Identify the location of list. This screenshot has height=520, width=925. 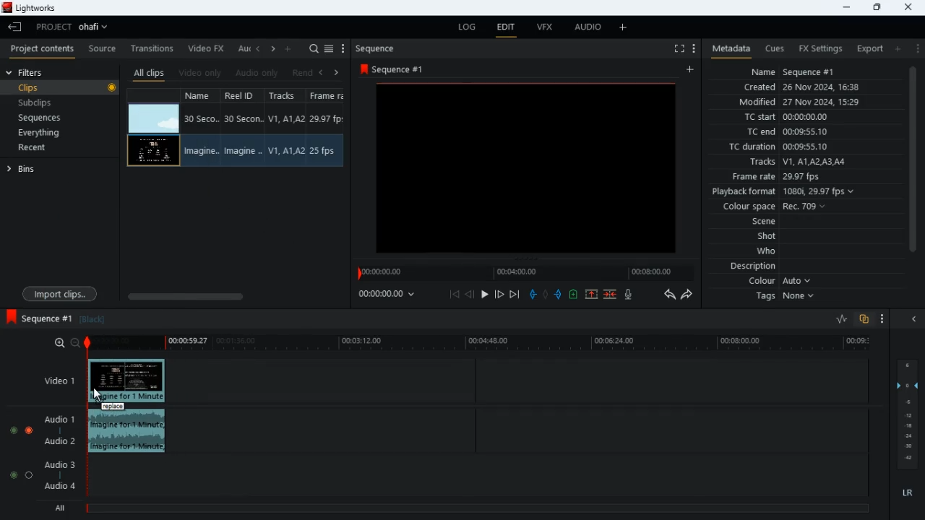
(329, 49).